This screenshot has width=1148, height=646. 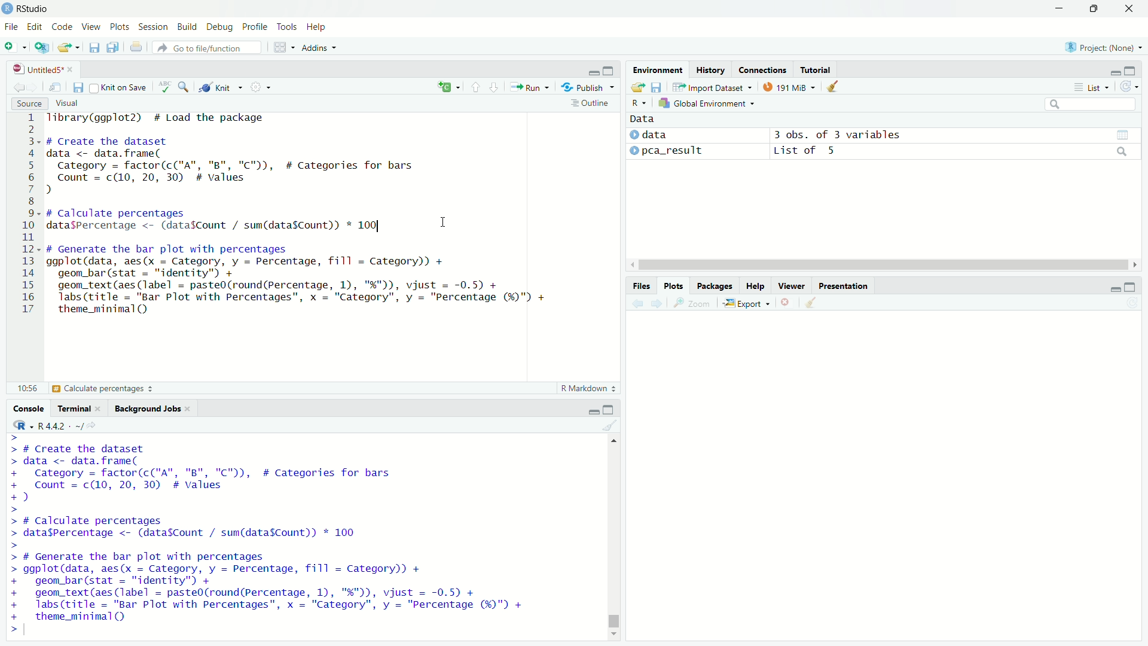 What do you see at coordinates (70, 103) in the screenshot?
I see `visual` at bounding box center [70, 103].